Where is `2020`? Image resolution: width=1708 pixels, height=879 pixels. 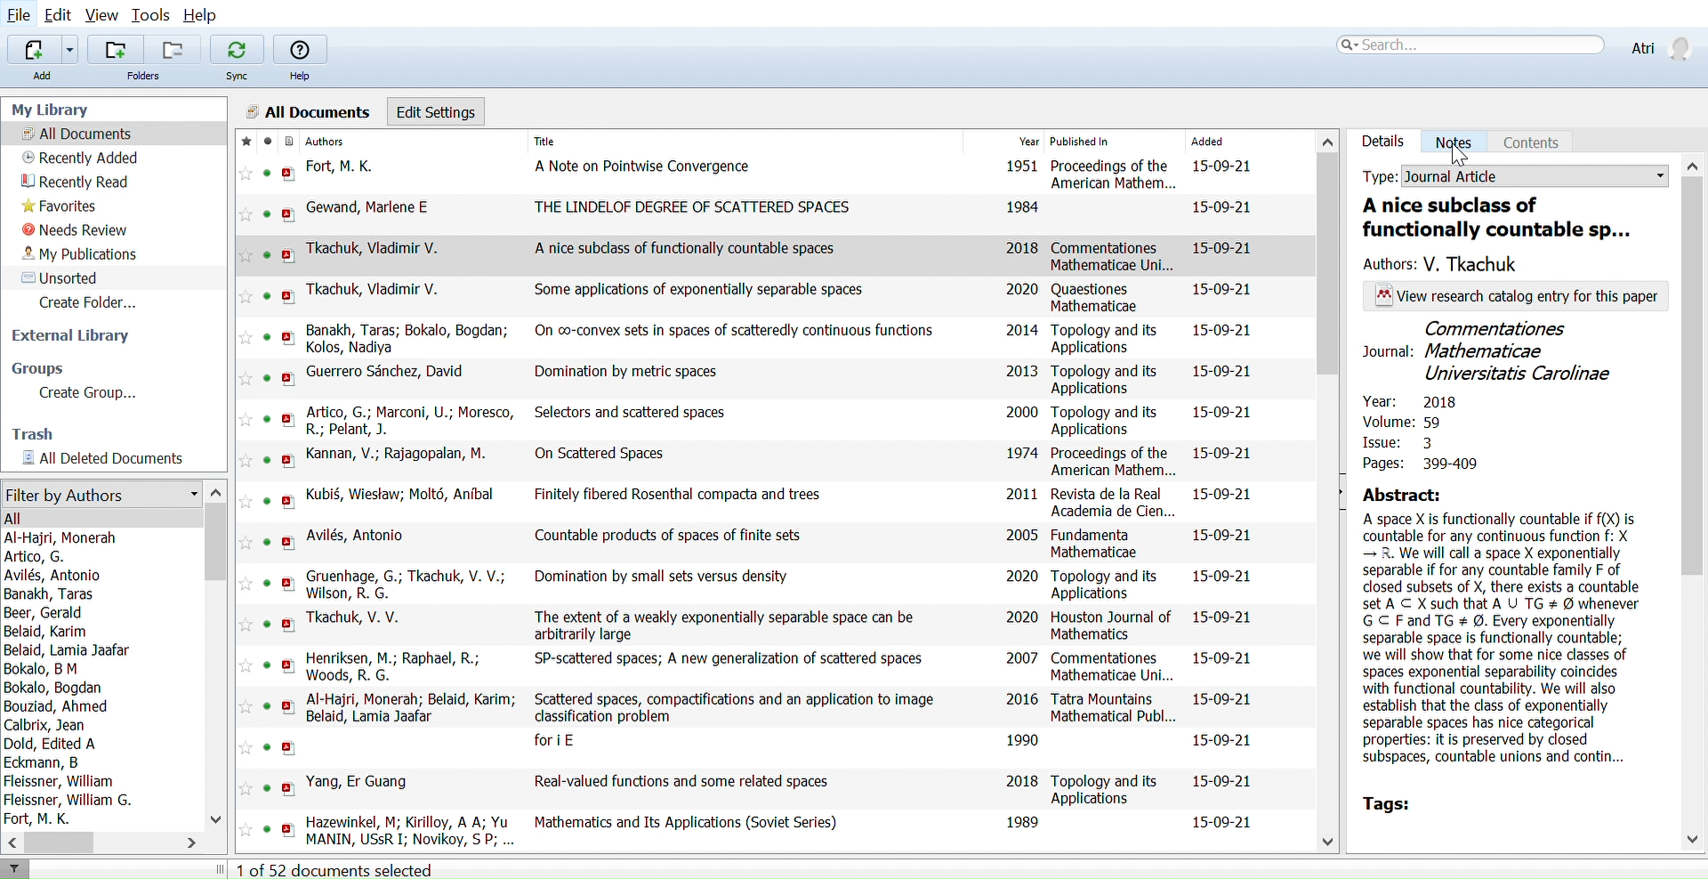
2020 is located at coordinates (1019, 287).